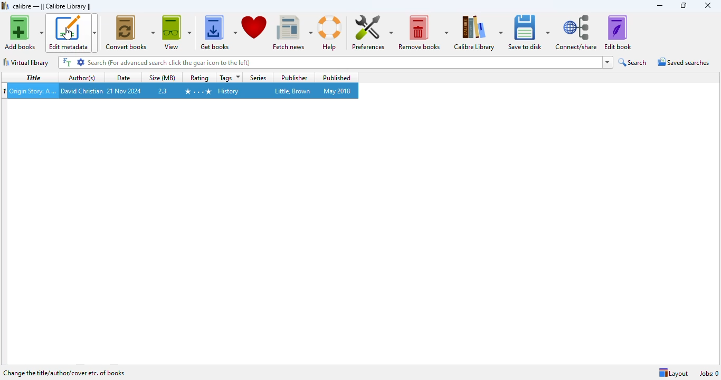 Image resolution: width=721 pixels, height=380 pixels. I want to click on add books, so click(24, 32).